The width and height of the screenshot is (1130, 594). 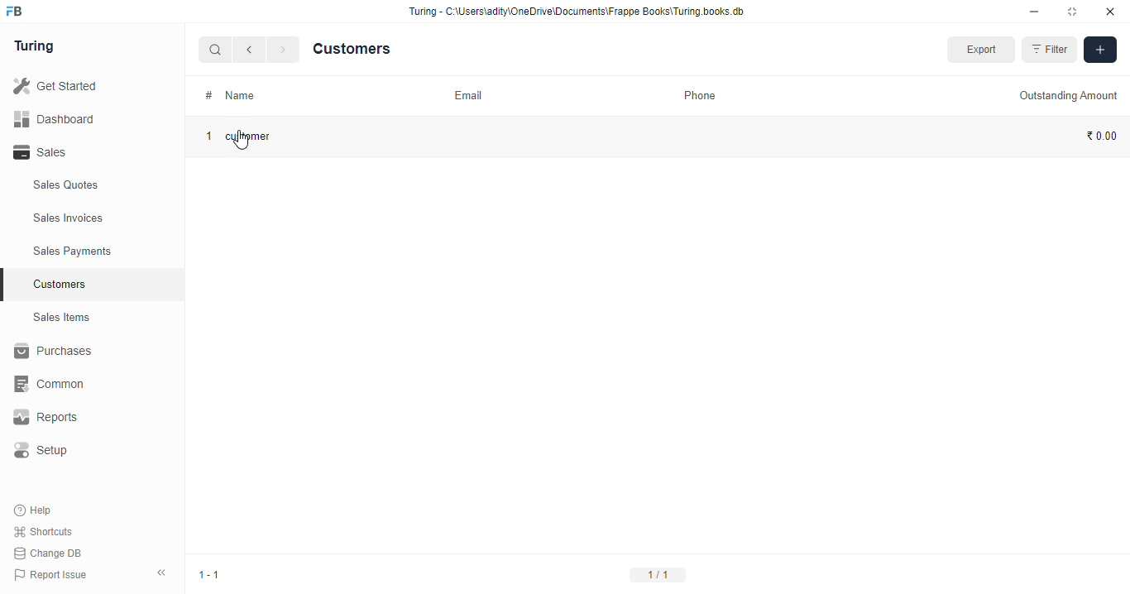 What do you see at coordinates (75, 418) in the screenshot?
I see `Reports` at bounding box center [75, 418].